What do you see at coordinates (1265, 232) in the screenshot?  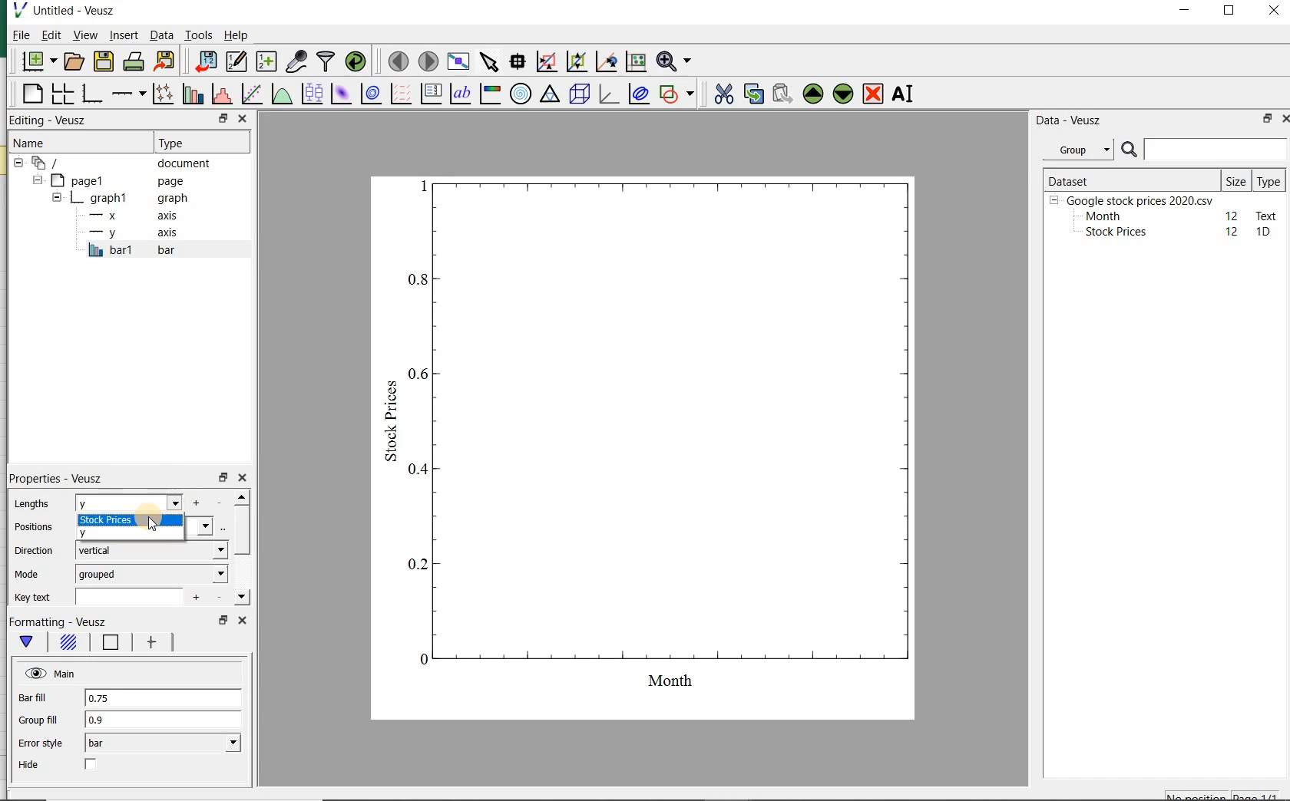 I see `1D` at bounding box center [1265, 232].